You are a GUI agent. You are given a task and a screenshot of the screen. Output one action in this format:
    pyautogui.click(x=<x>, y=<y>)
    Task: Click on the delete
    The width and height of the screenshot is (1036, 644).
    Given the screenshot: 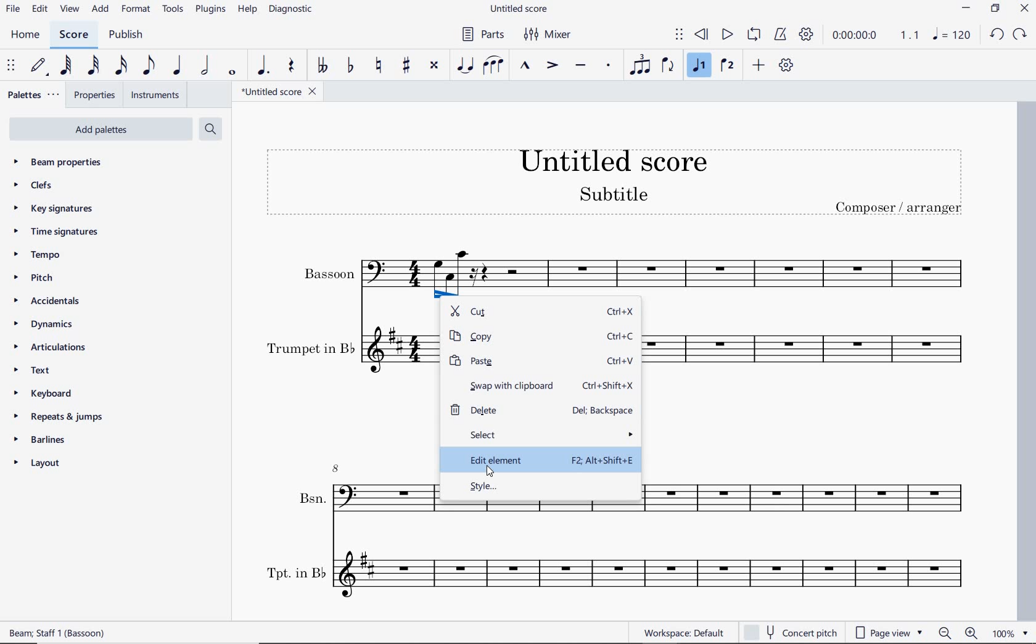 What is the action you would take?
    pyautogui.click(x=543, y=410)
    